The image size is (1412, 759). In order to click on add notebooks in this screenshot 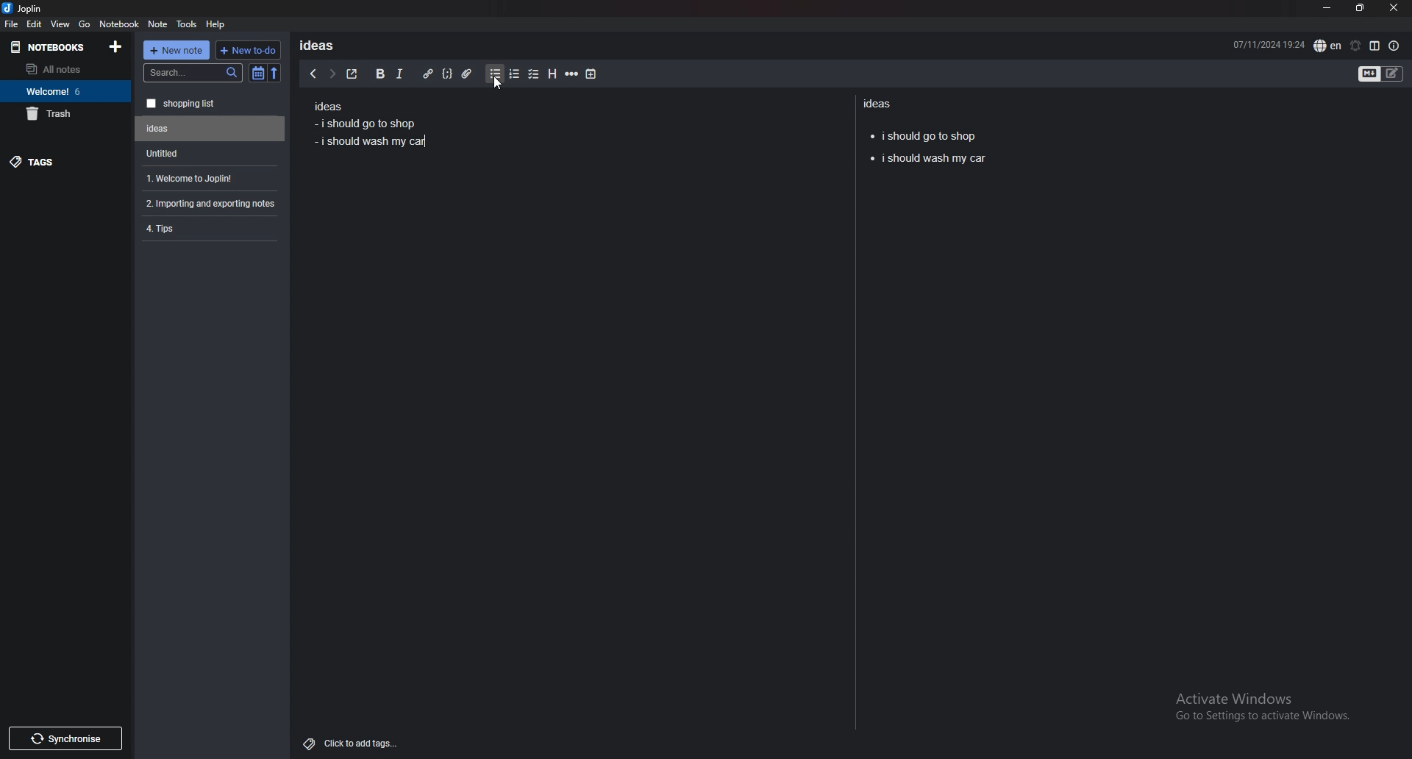, I will do `click(115, 46)`.